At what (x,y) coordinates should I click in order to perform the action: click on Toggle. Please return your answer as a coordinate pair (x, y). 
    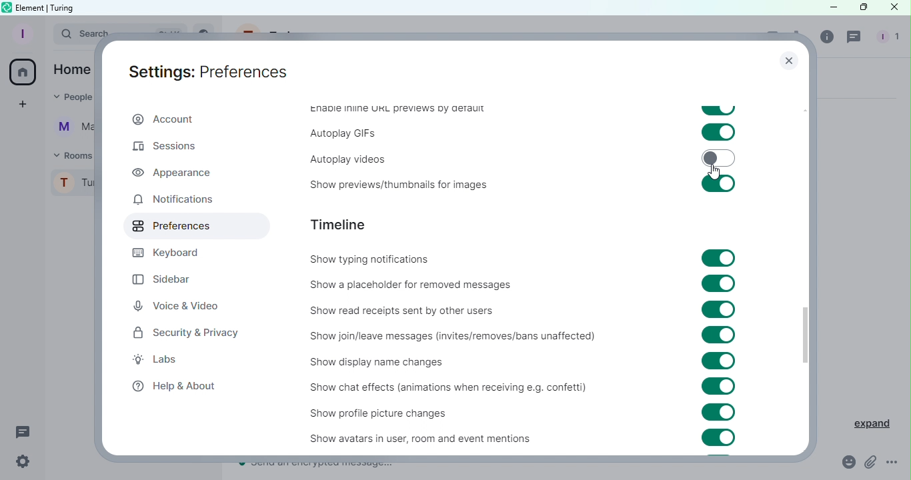
    Looking at the image, I should click on (720, 257).